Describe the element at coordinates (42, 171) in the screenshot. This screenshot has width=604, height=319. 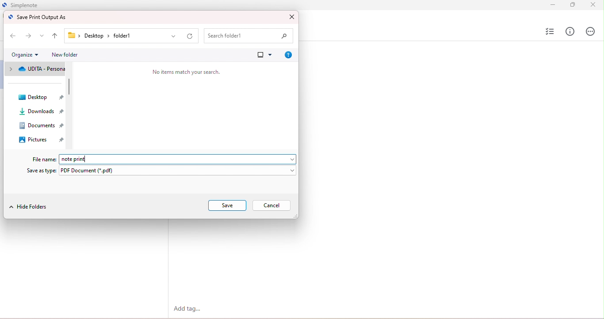
I see `save as type` at that location.